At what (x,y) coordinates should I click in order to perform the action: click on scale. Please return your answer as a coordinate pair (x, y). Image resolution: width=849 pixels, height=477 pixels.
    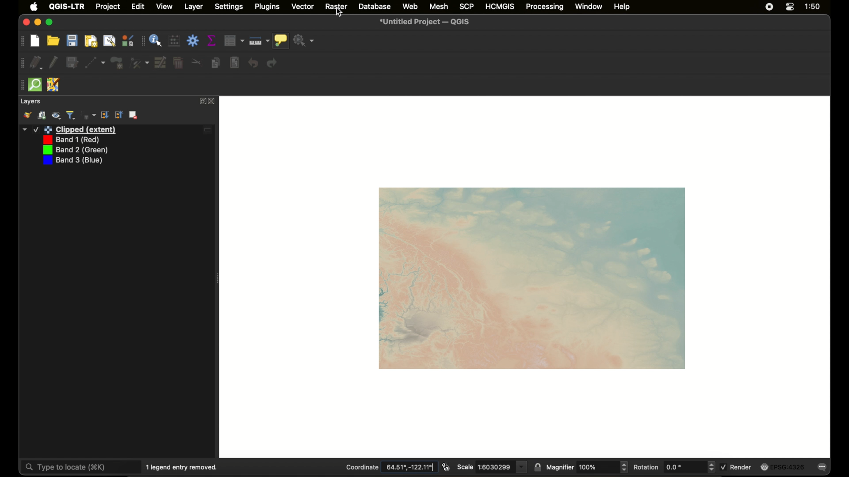
    Looking at the image, I should click on (492, 467).